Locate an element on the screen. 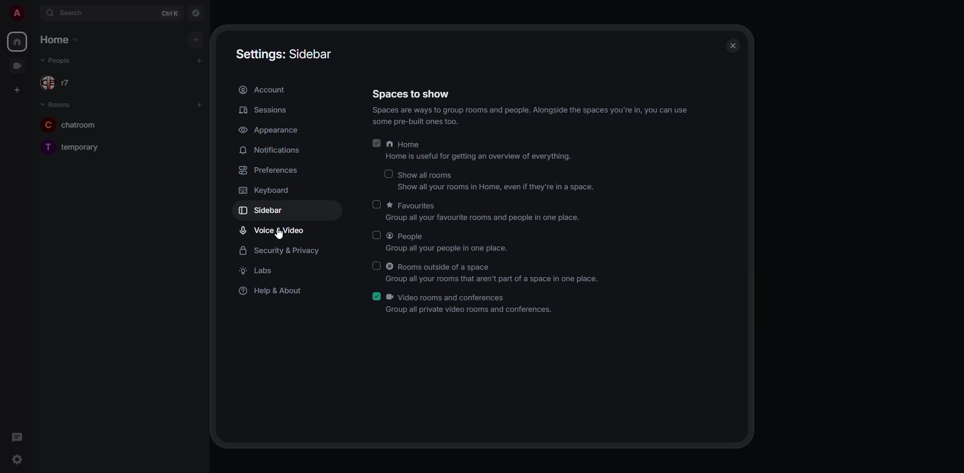 The image size is (964, 473). people is located at coordinates (450, 236).